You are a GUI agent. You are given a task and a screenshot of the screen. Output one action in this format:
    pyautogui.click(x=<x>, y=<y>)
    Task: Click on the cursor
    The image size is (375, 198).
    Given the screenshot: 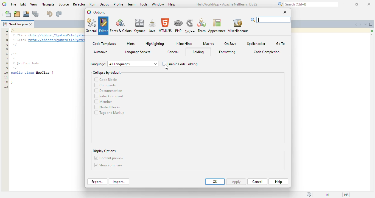 What is the action you would take?
    pyautogui.click(x=167, y=67)
    